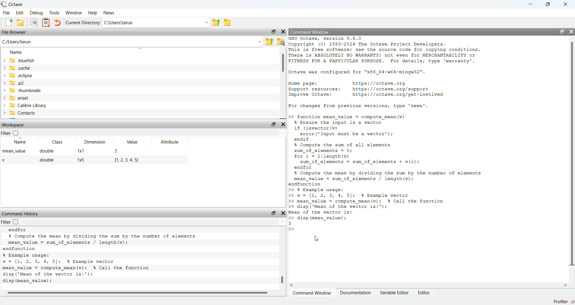 The height and width of the screenshot is (305, 575). I want to click on add folder, so click(21, 22).